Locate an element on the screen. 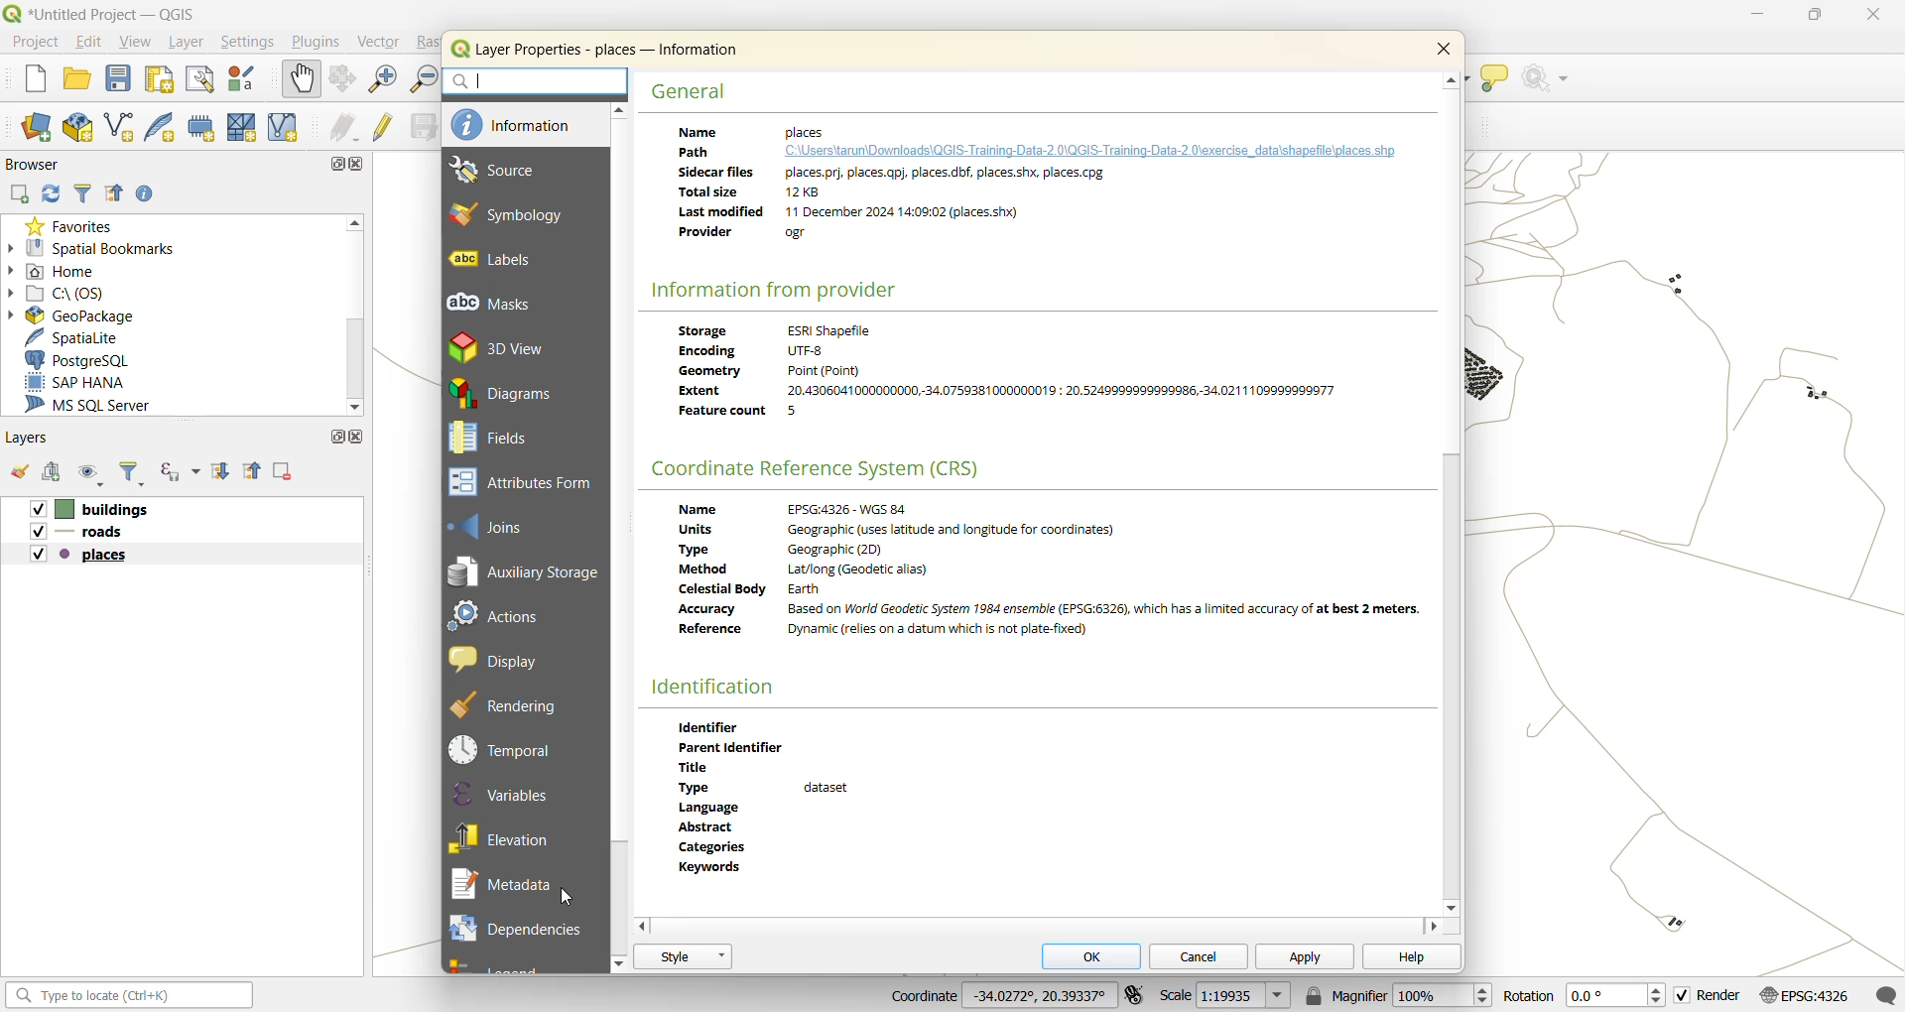 This screenshot has height=1012, width=1905. filter is located at coordinates (130, 473).